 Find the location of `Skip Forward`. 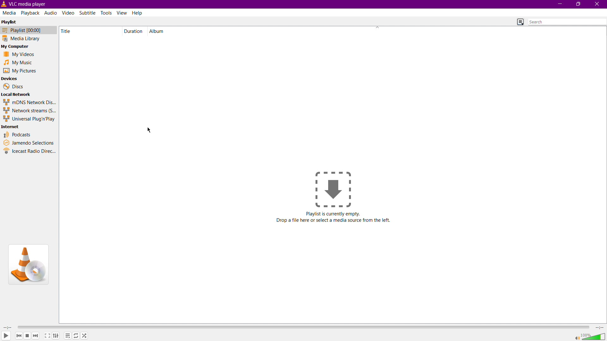

Skip Forward is located at coordinates (36, 336).